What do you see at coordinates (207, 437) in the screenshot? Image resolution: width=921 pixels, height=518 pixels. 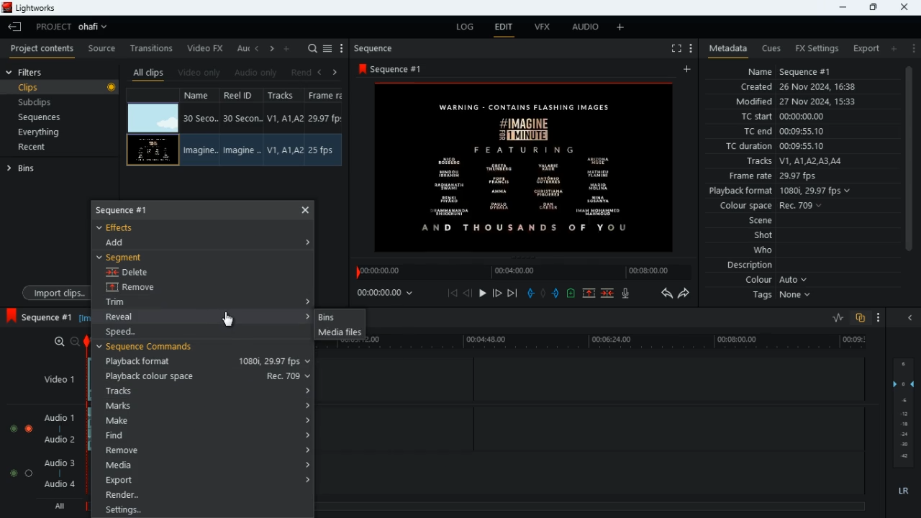 I see `find` at bounding box center [207, 437].